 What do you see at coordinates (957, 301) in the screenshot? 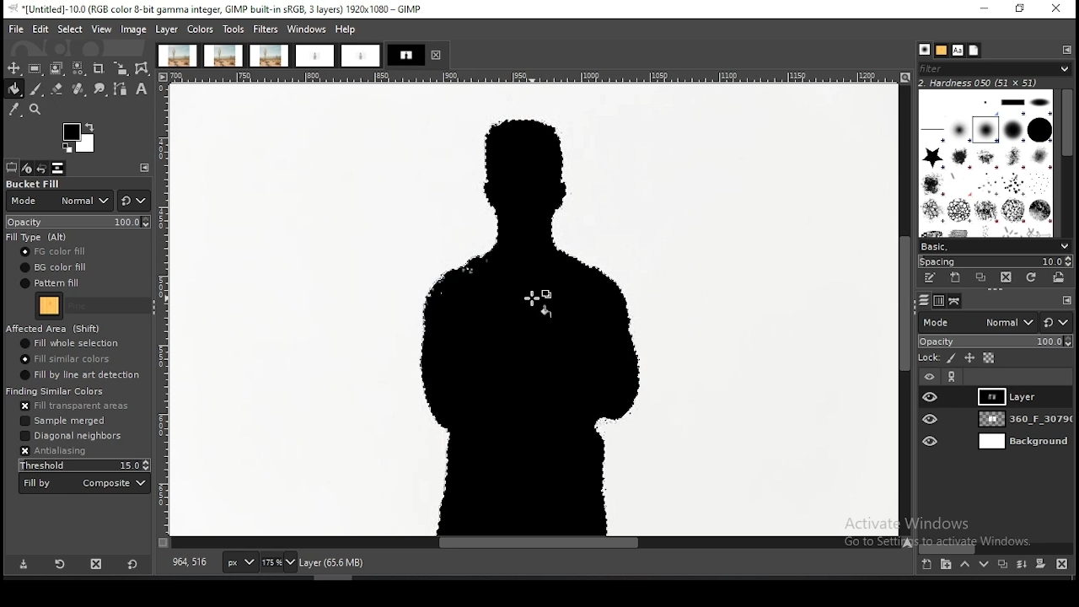
I see `paths` at bounding box center [957, 301].